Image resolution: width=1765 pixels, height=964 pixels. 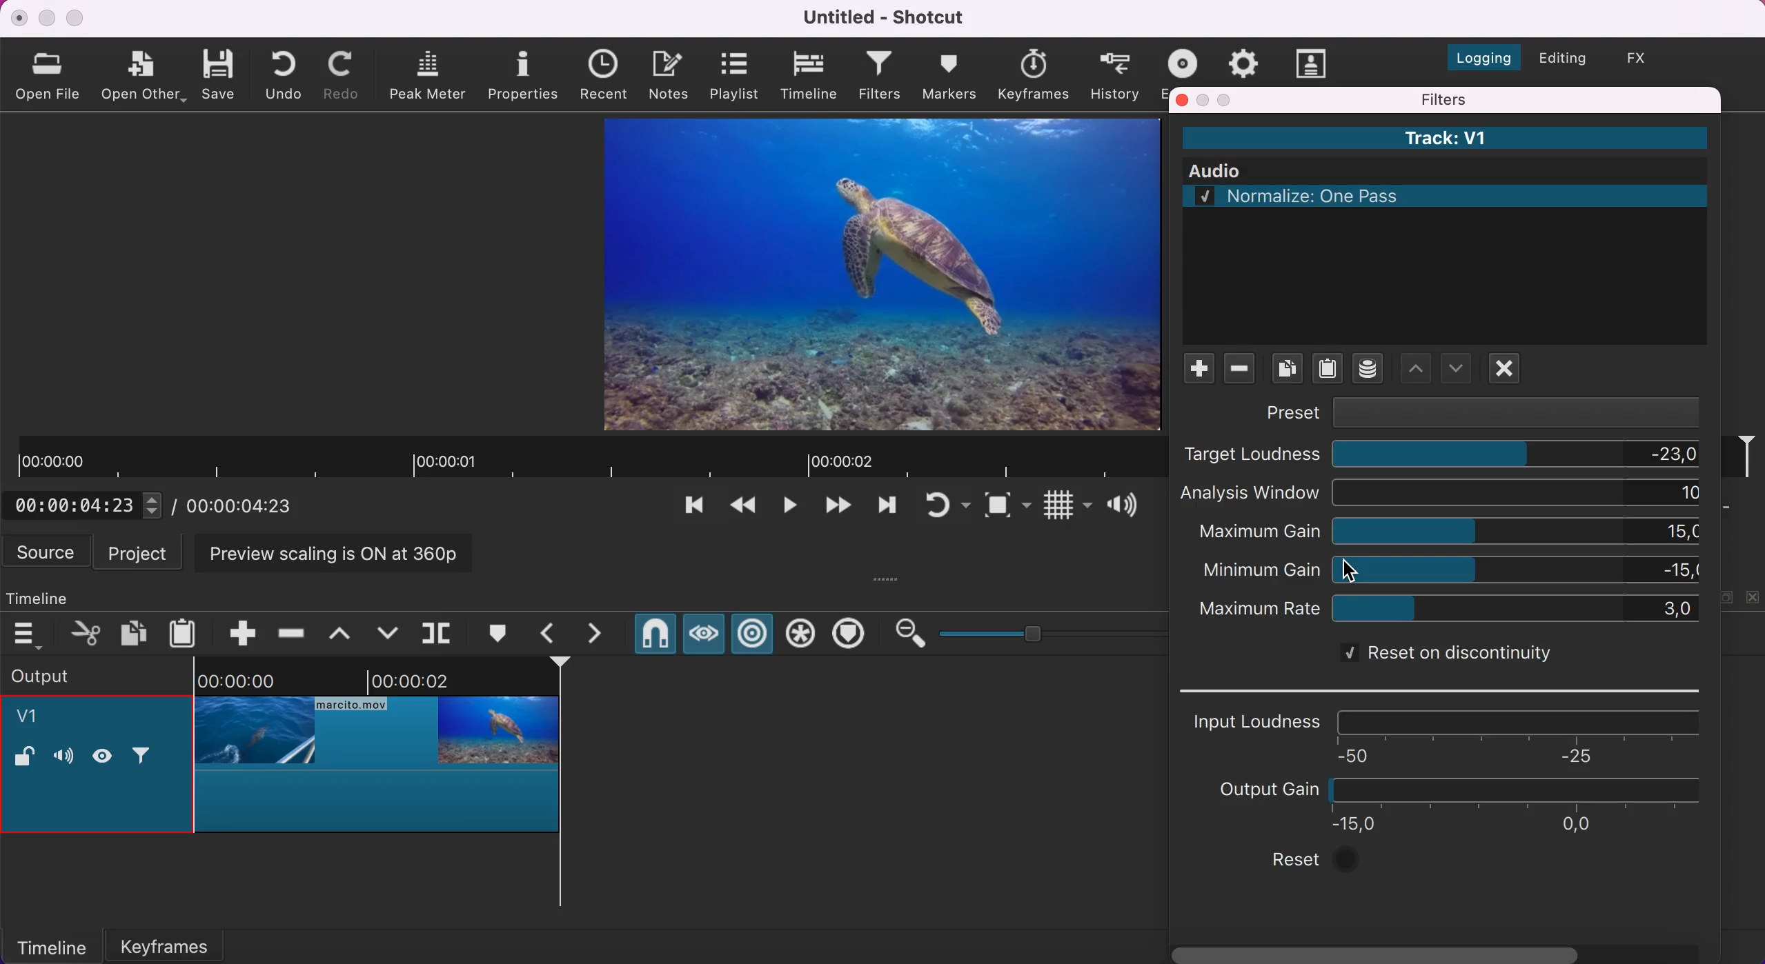 What do you see at coordinates (1032, 75) in the screenshot?
I see `keyframes` at bounding box center [1032, 75].